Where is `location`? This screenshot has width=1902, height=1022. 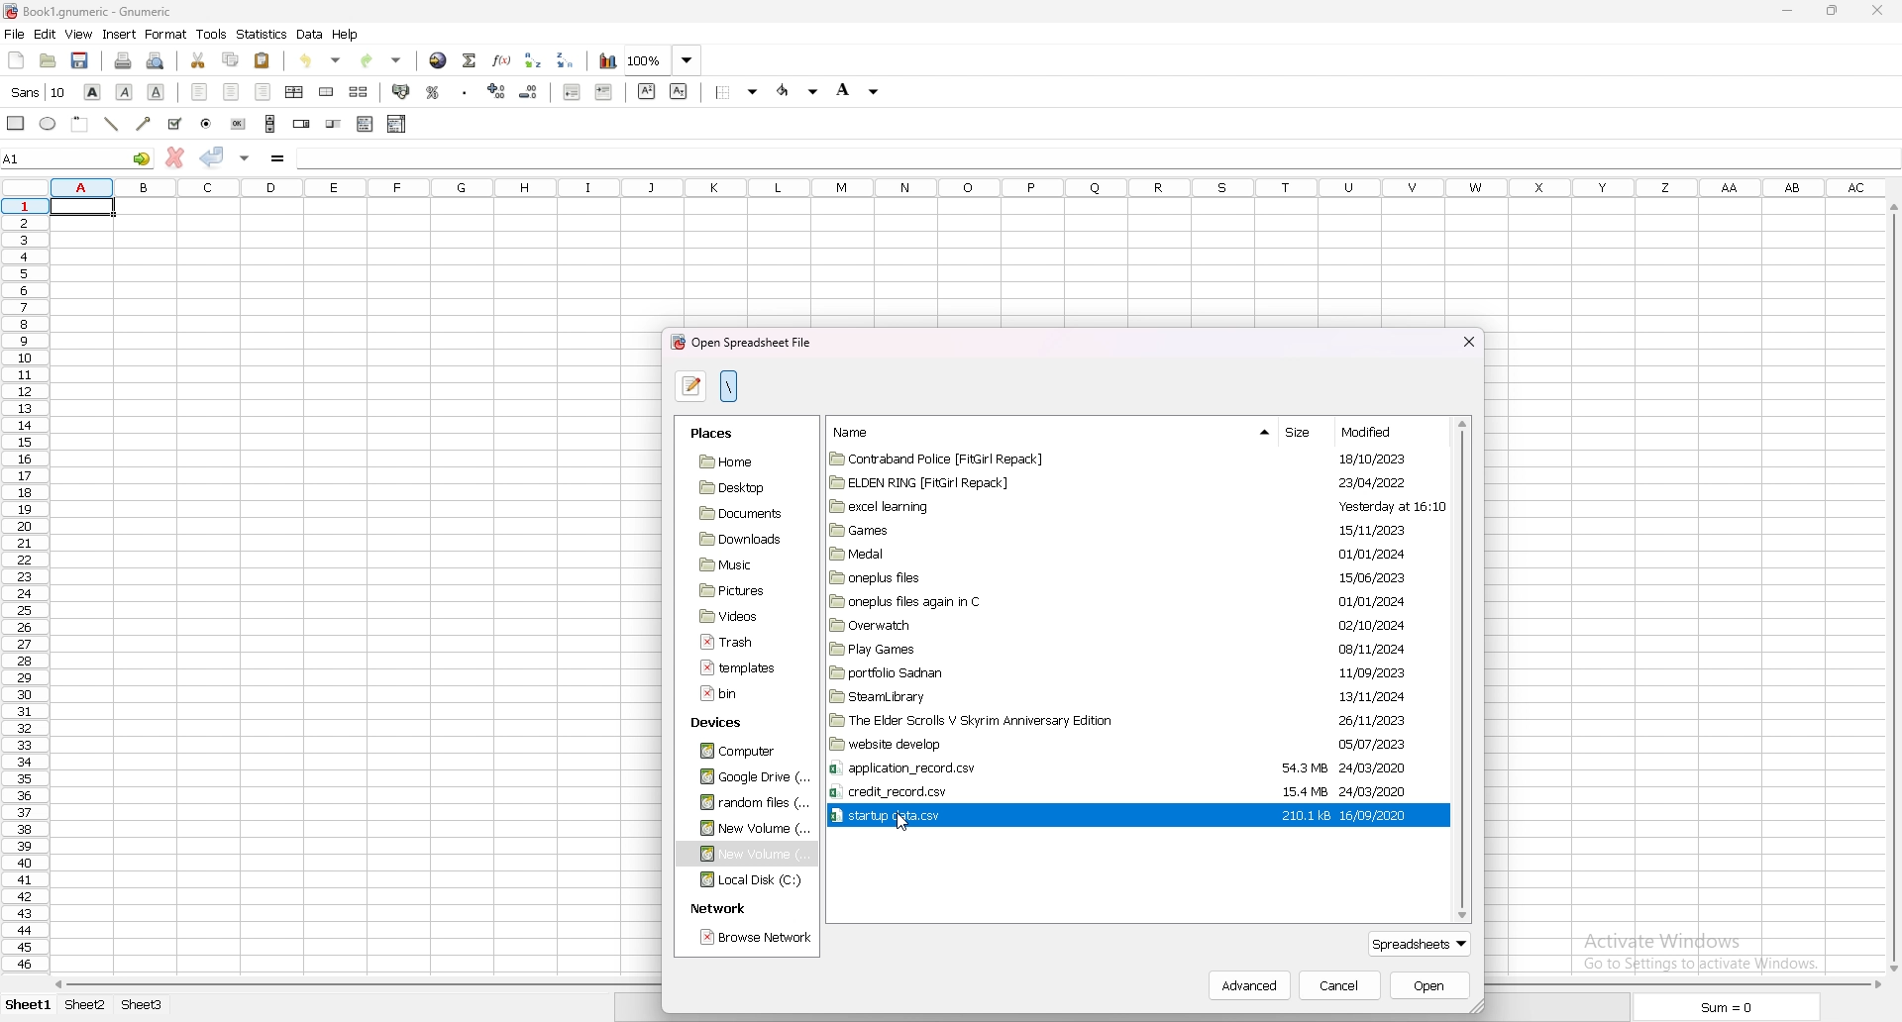
location is located at coordinates (729, 386).